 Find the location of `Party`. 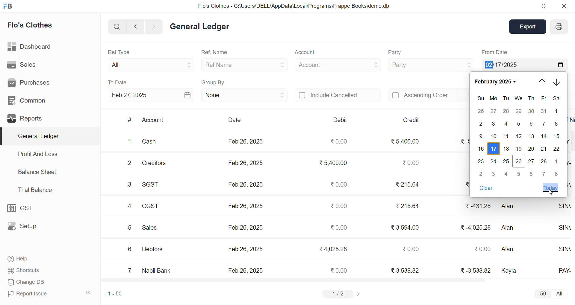

Party is located at coordinates (396, 53).